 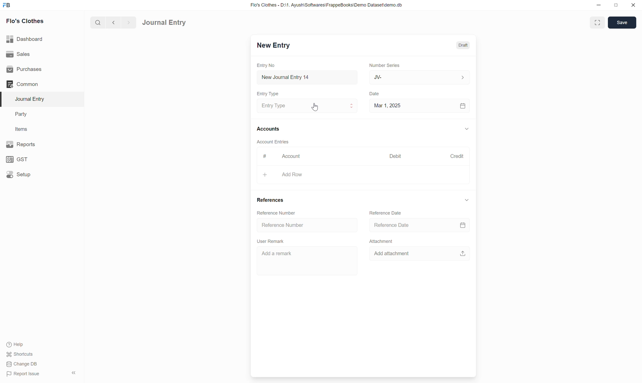 What do you see at coordinates (383, 243) in the screenshot?
I see `Attachment` at bounding box center [383, 243].